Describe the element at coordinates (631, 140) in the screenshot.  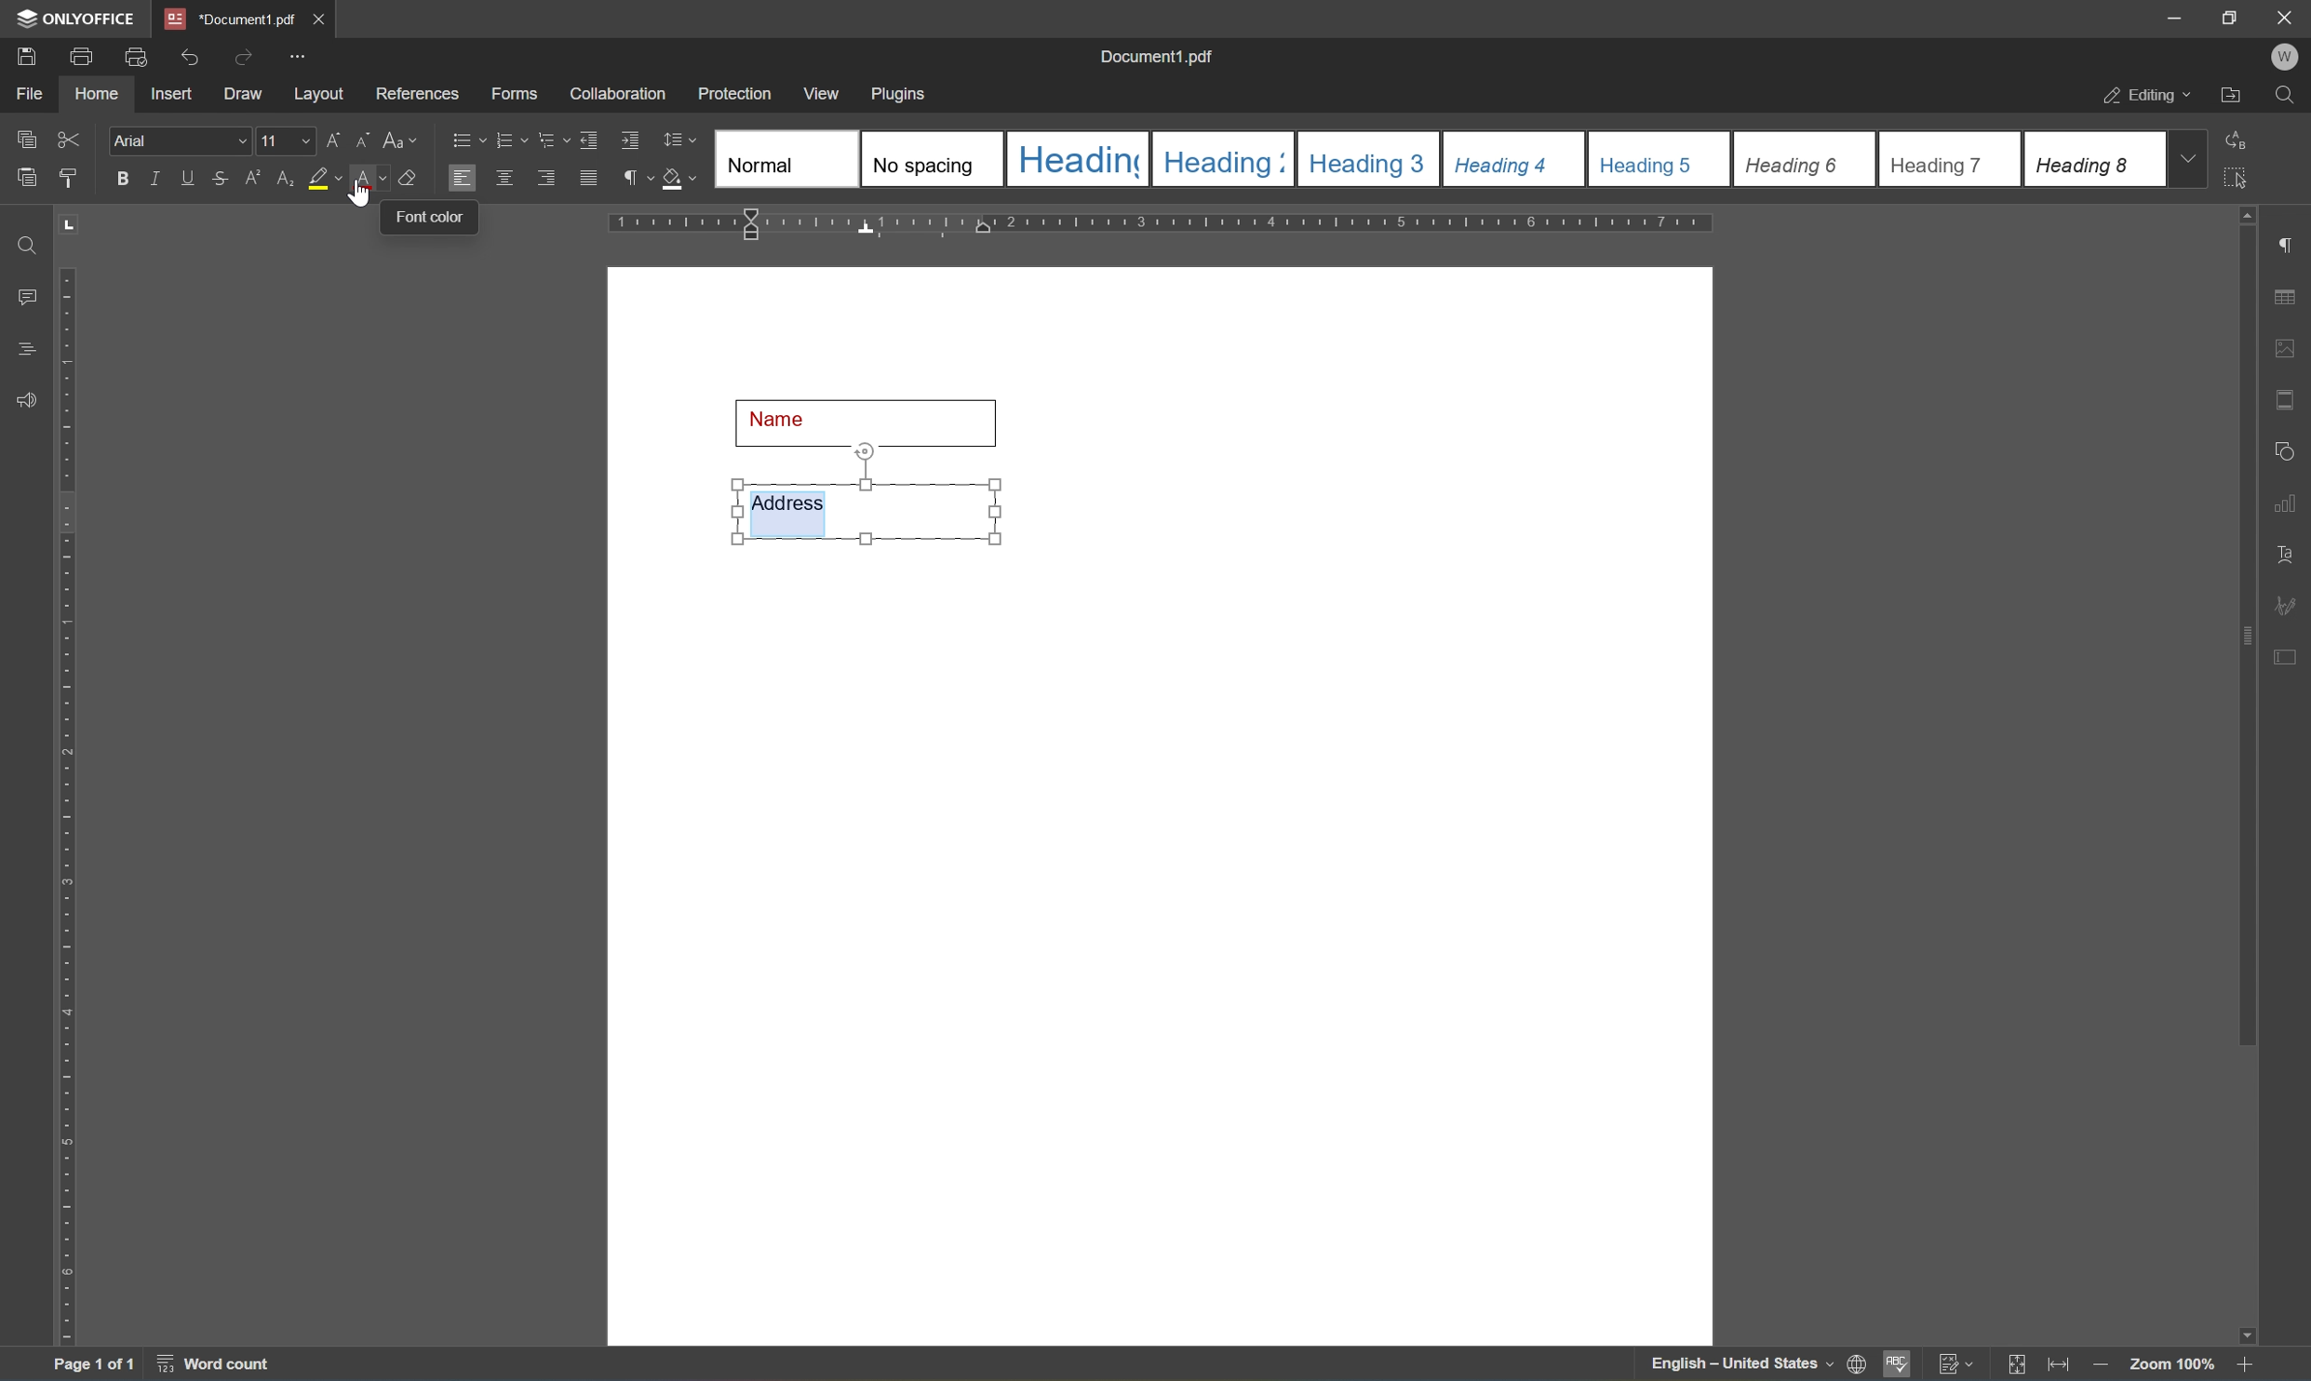
I see `increase indent` at that location.